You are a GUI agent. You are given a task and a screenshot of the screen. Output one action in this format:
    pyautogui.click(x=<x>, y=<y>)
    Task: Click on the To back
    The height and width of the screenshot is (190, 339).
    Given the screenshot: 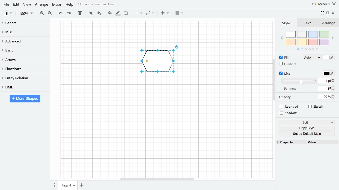 What is the action you would take?
    pyautogui.click(x=99, y=13)
    